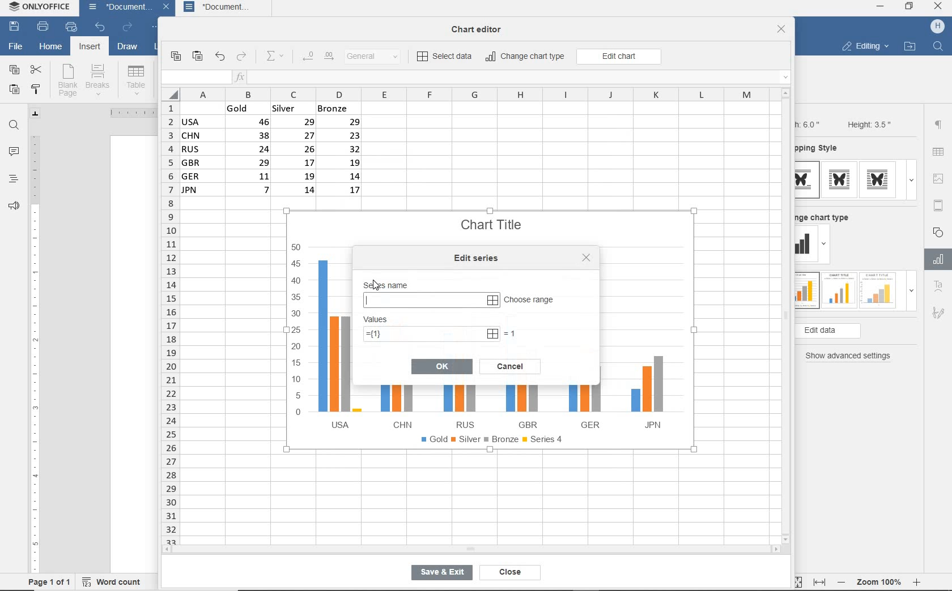 This screenshot has height=591, width=952. Describe the element at coordinates (524, 406) in the screenshot. I see `[1]
GBR` at that location.